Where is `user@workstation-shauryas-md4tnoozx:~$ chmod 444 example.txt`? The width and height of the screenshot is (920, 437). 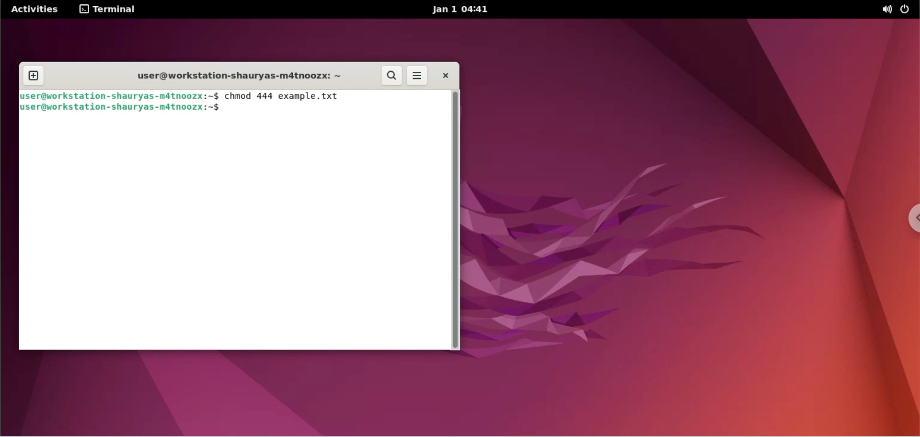
user@workstation-shauryas-md4tnoozx:~$ chmod 444 example.txt is located at coordinates (178, 96).